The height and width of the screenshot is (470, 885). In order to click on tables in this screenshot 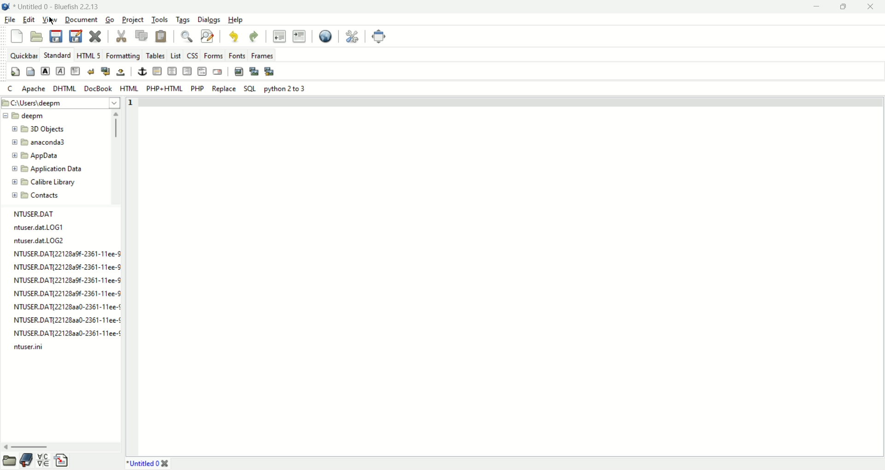, I will do `click(156, 56)`.